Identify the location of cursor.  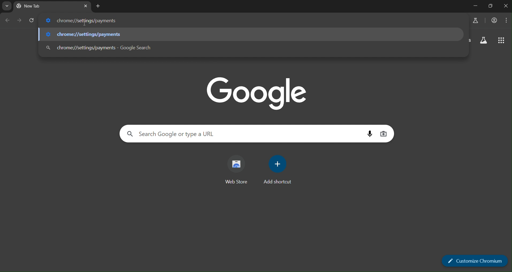
(85, 24).